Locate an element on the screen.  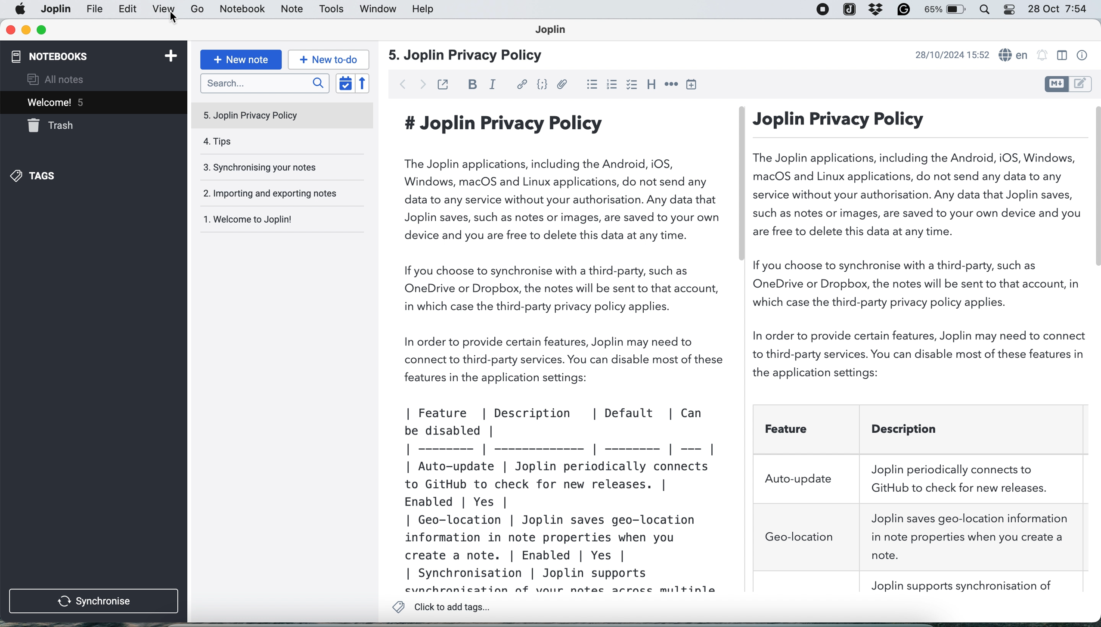
minimise is located at coordinates (25, 30).